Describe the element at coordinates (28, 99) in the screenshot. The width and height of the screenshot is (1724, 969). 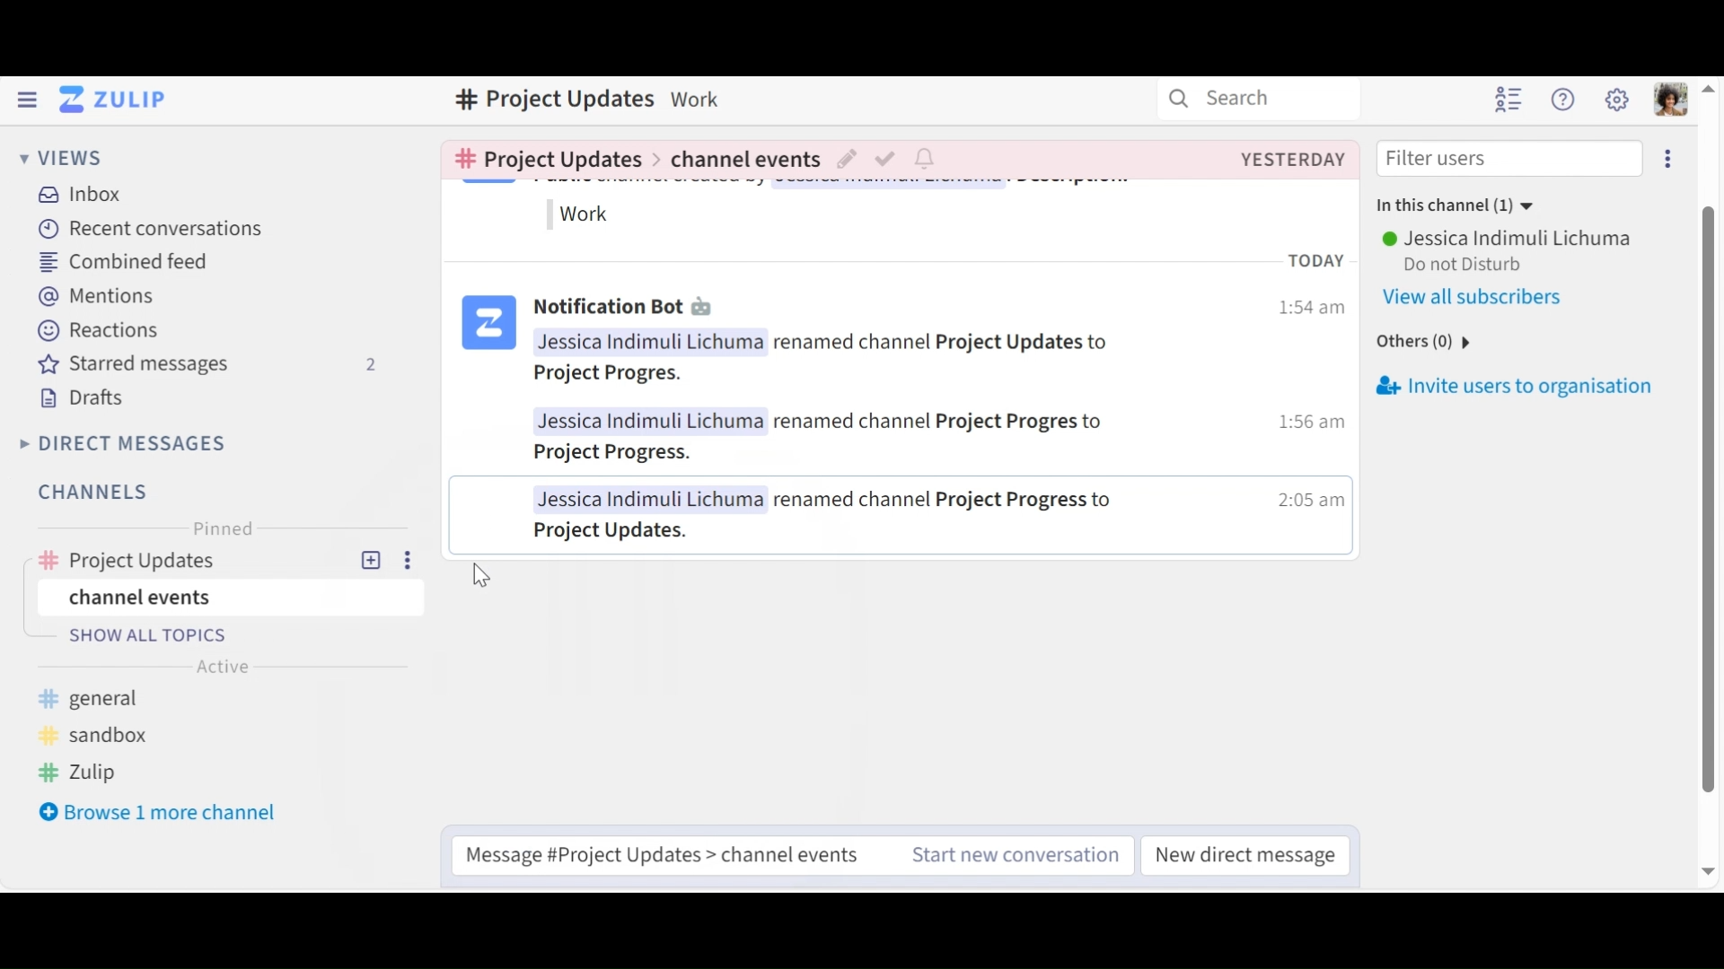
I see `Hide Left Sidebar` at that location.